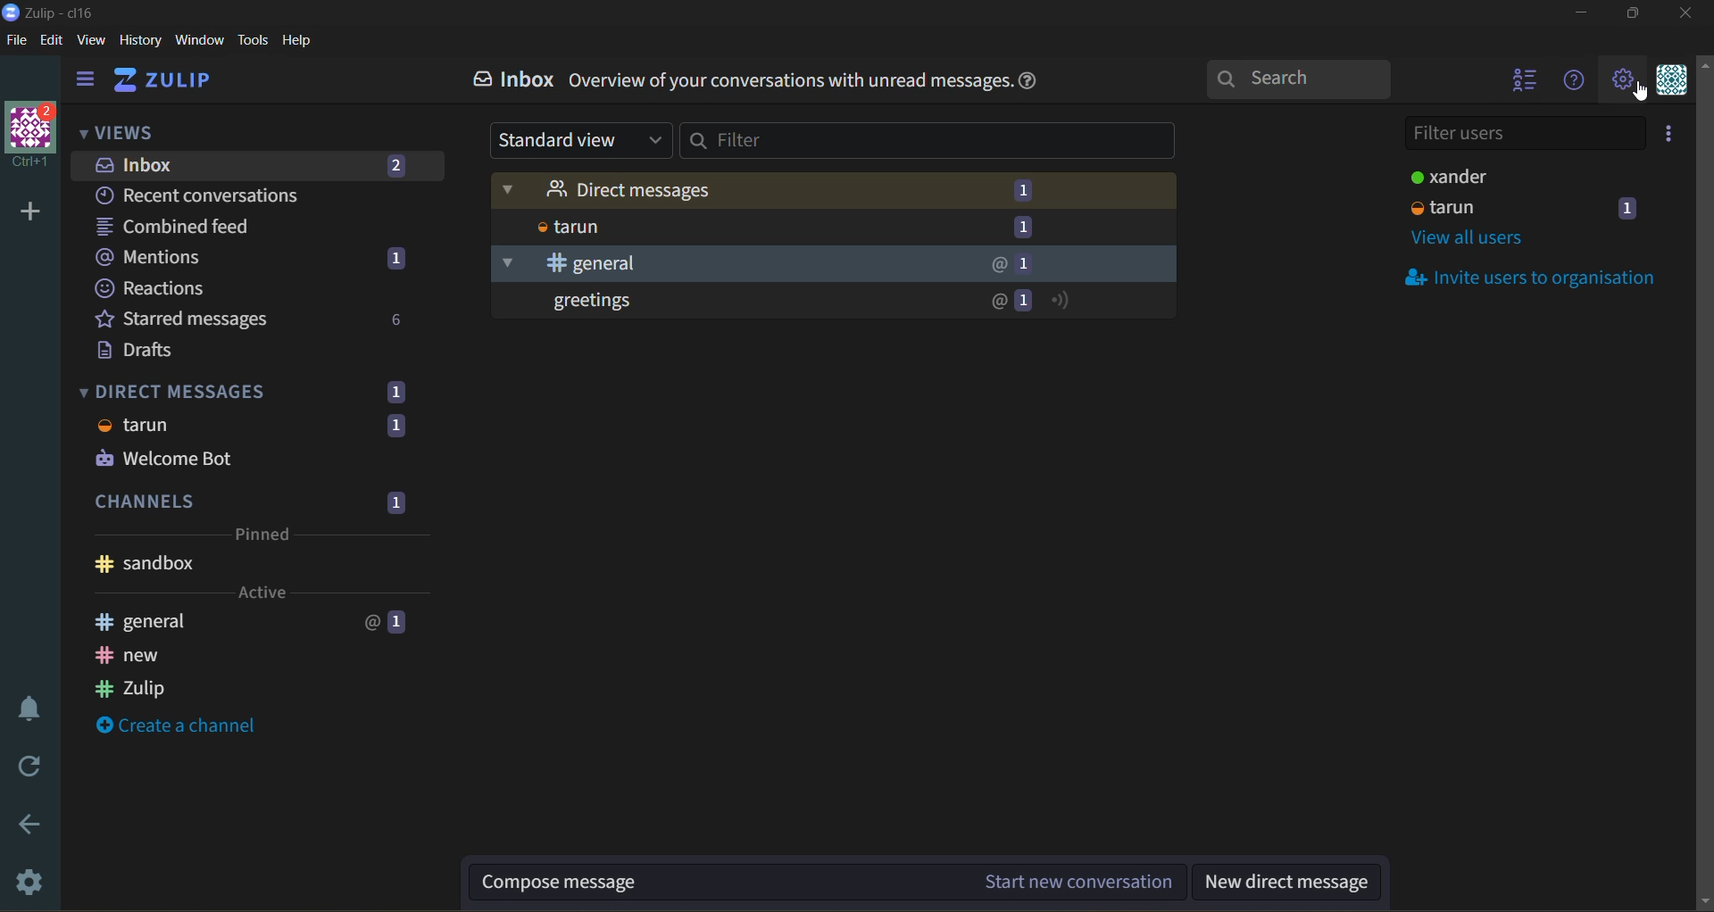 The image size is (1714, 912). I want to click on view, so click(92, 41).